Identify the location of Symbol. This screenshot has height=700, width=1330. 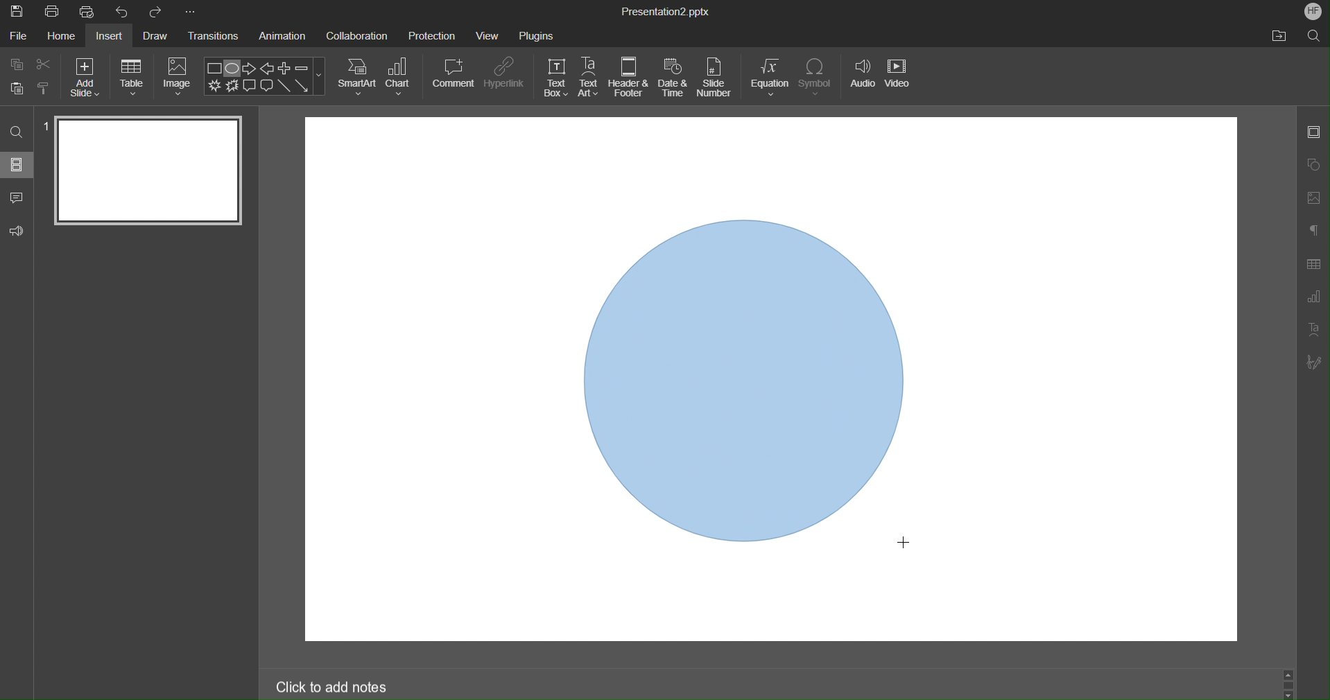
(818, 78).